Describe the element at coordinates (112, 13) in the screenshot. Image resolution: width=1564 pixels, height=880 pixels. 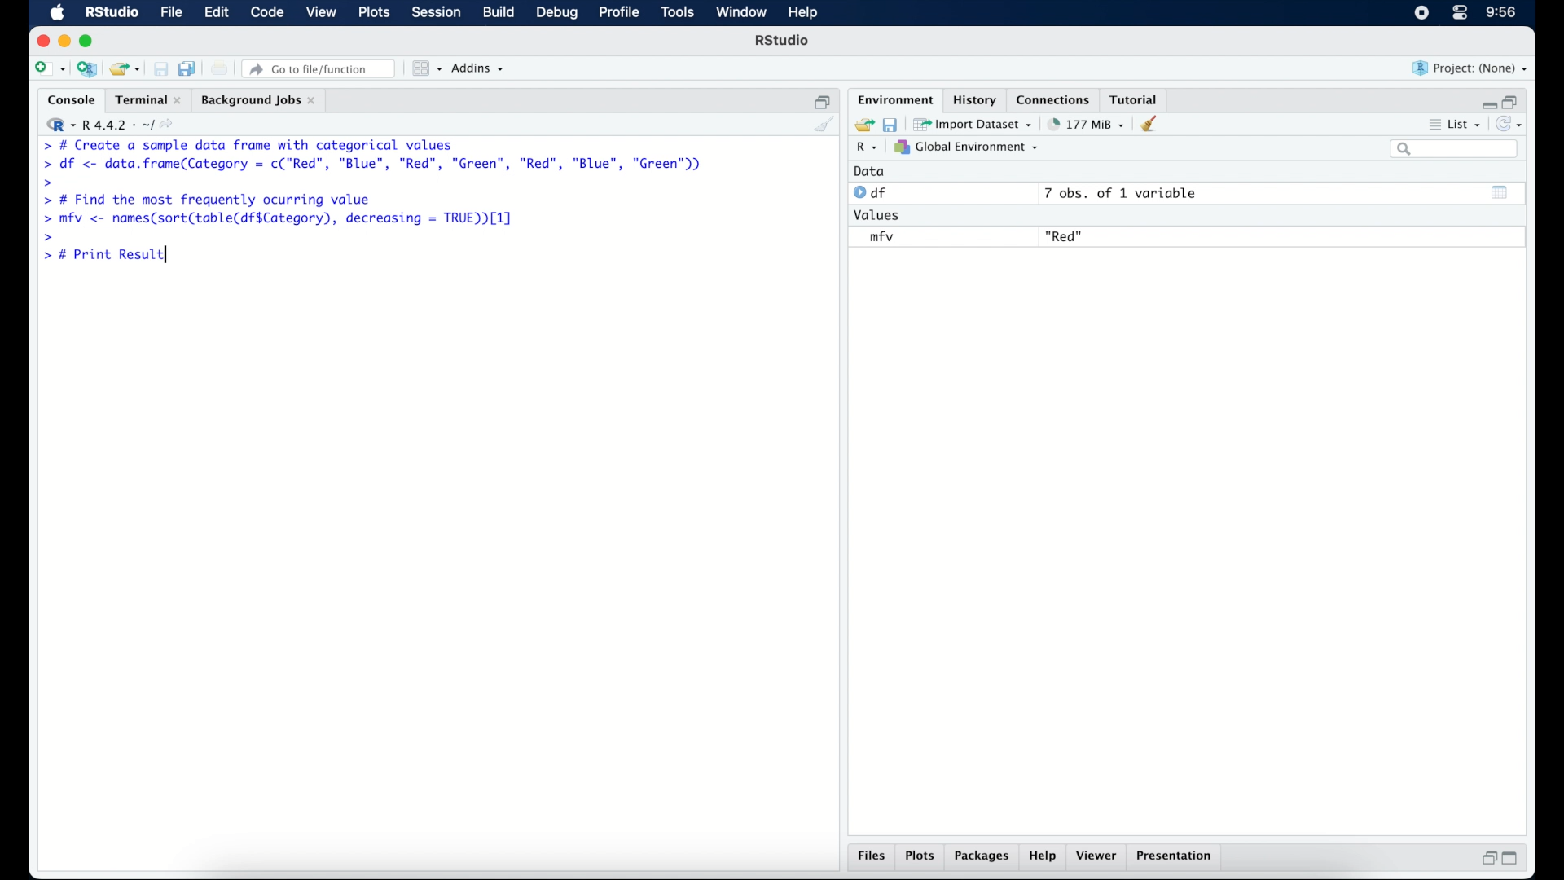
I see `R studio` at that location.